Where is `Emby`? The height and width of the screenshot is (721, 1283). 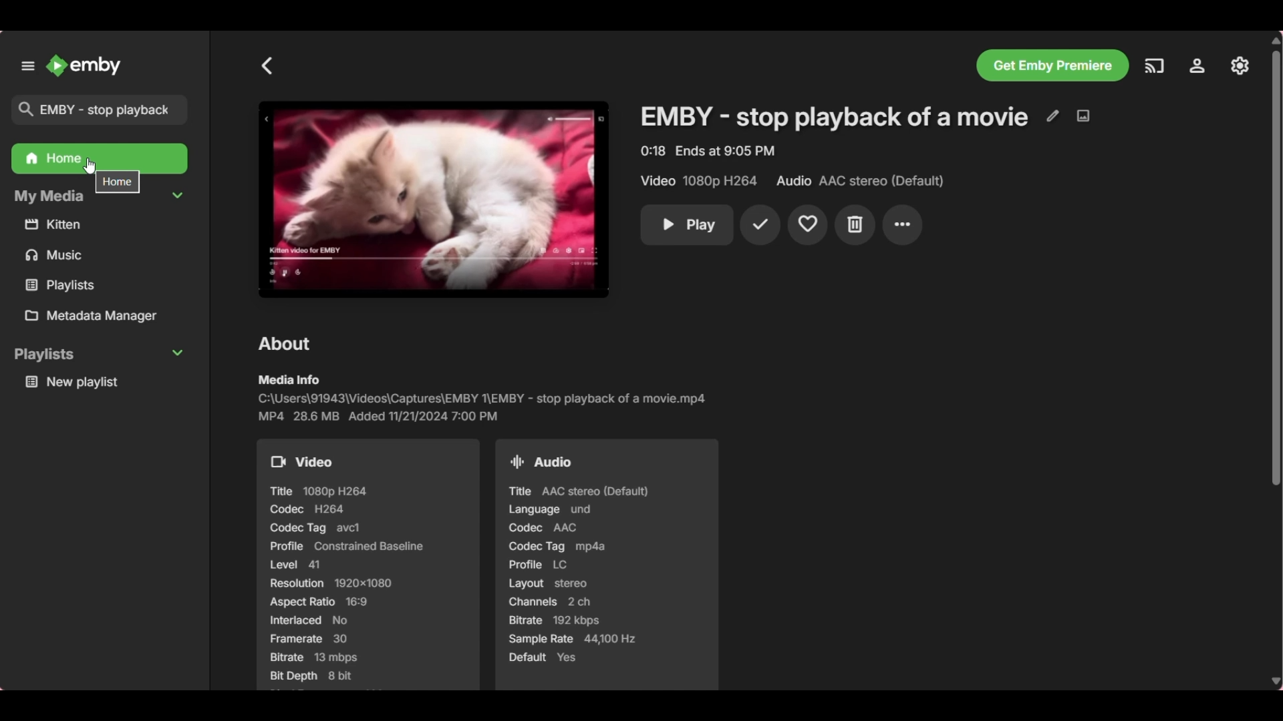
Emby is located at coordinates (84, 65).